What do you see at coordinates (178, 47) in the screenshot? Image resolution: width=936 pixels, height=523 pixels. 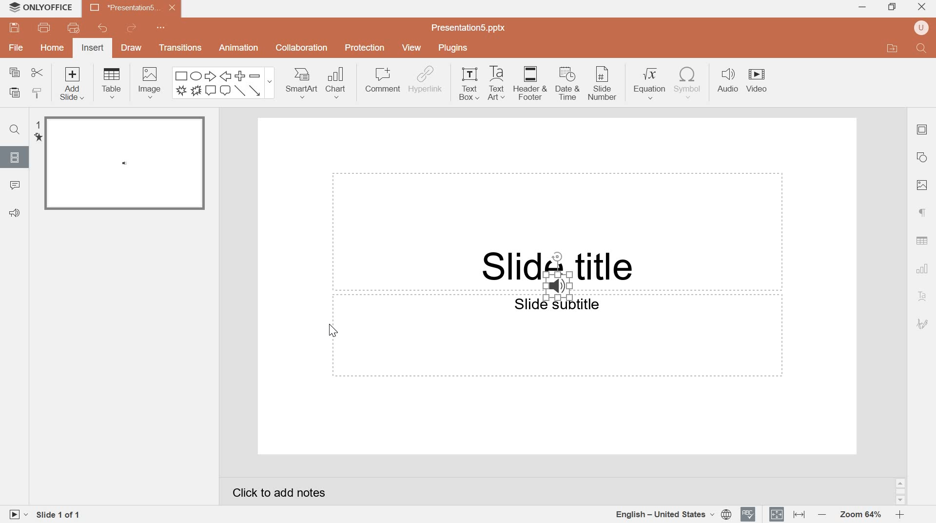 I see `Transitions` at bounding box center [178, 47].